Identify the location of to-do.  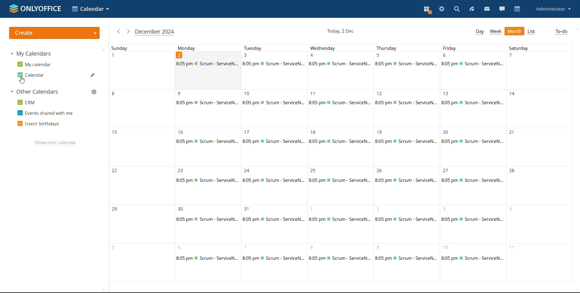
(561, 32).